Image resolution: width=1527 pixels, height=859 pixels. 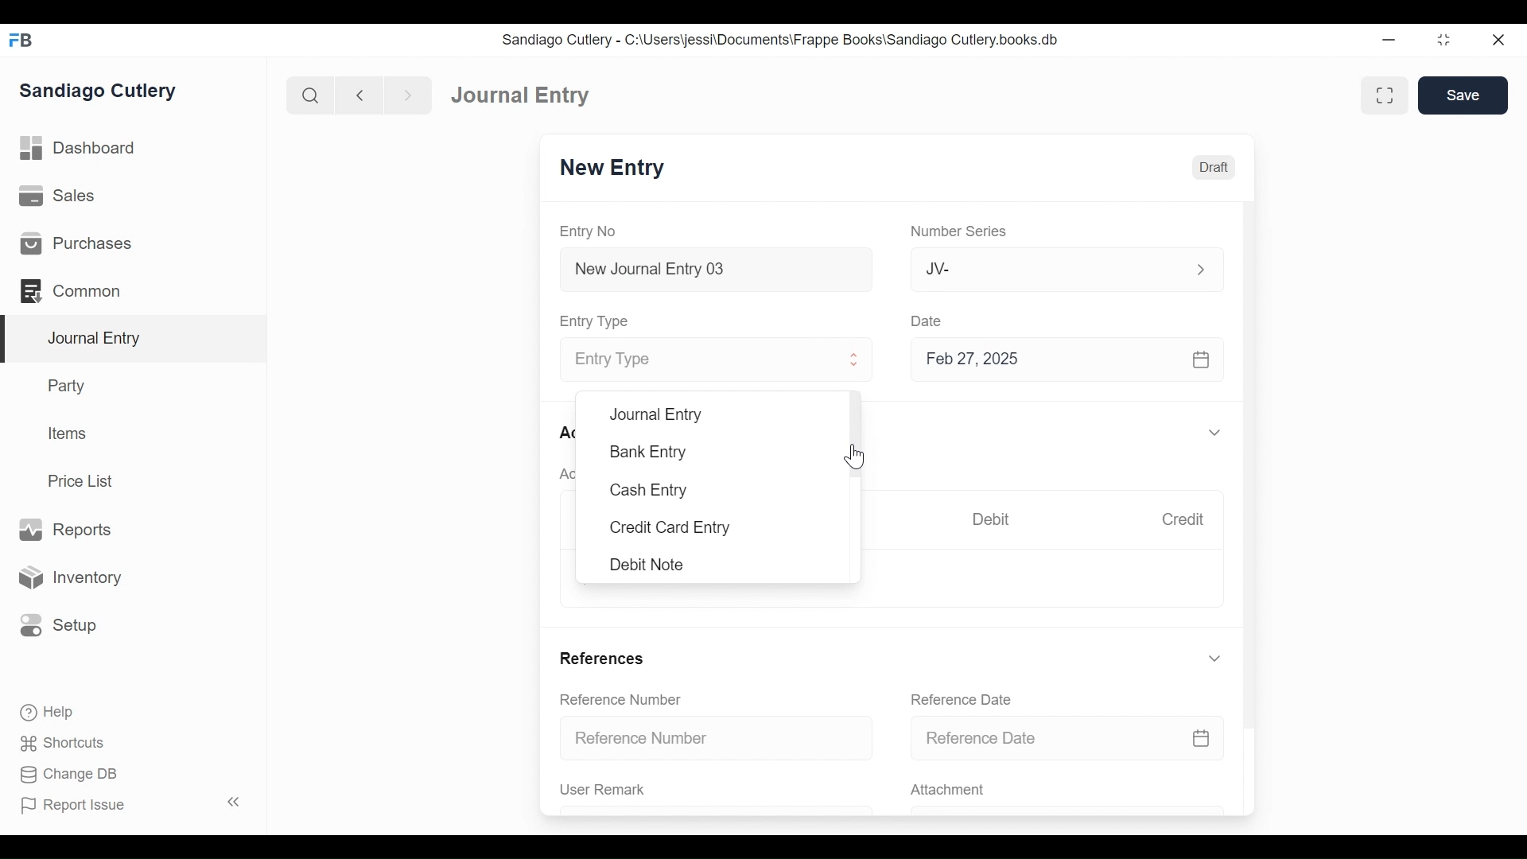 I want to click on Navigate back, so click(x=358, y=95).